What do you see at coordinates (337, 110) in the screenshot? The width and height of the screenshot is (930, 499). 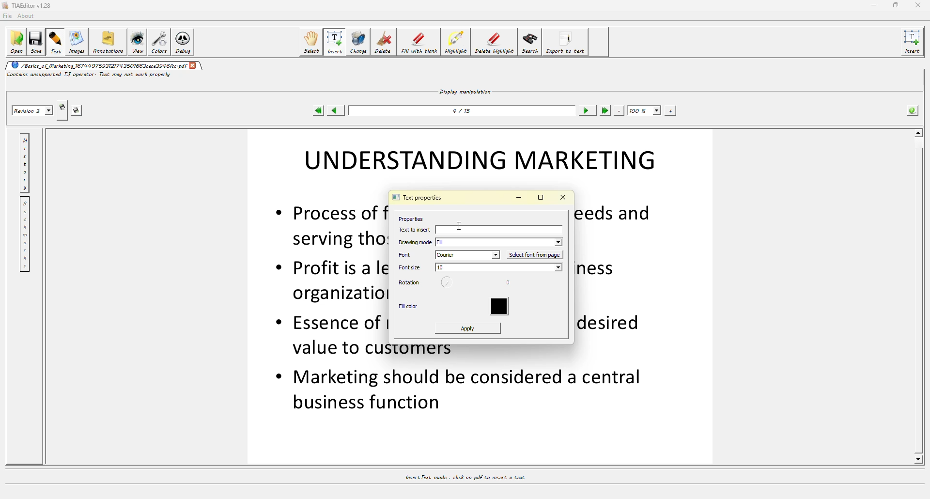 I see `previous page` at bounding box center [337, 110].